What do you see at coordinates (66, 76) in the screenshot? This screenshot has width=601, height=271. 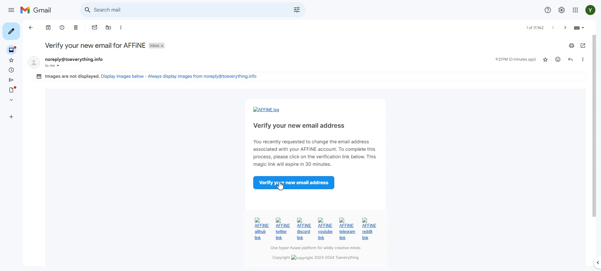 I see `images are displayed` at bounding box center [66, 76].